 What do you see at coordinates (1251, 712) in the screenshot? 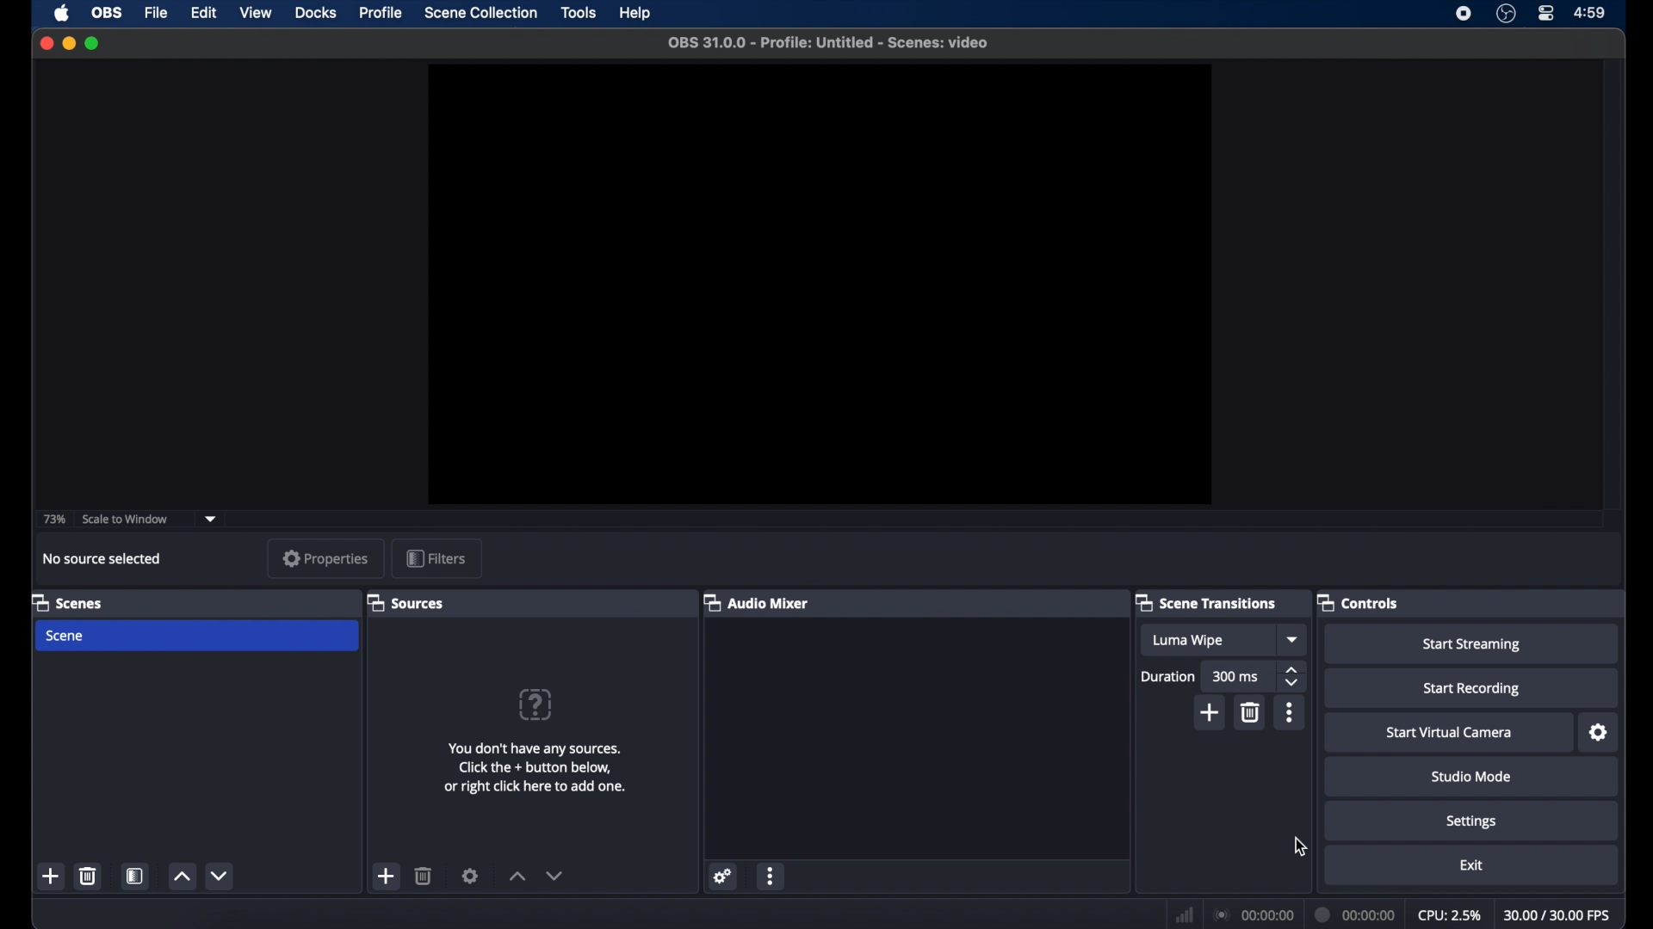
I see `delete` at bounding box center [1251, 712].